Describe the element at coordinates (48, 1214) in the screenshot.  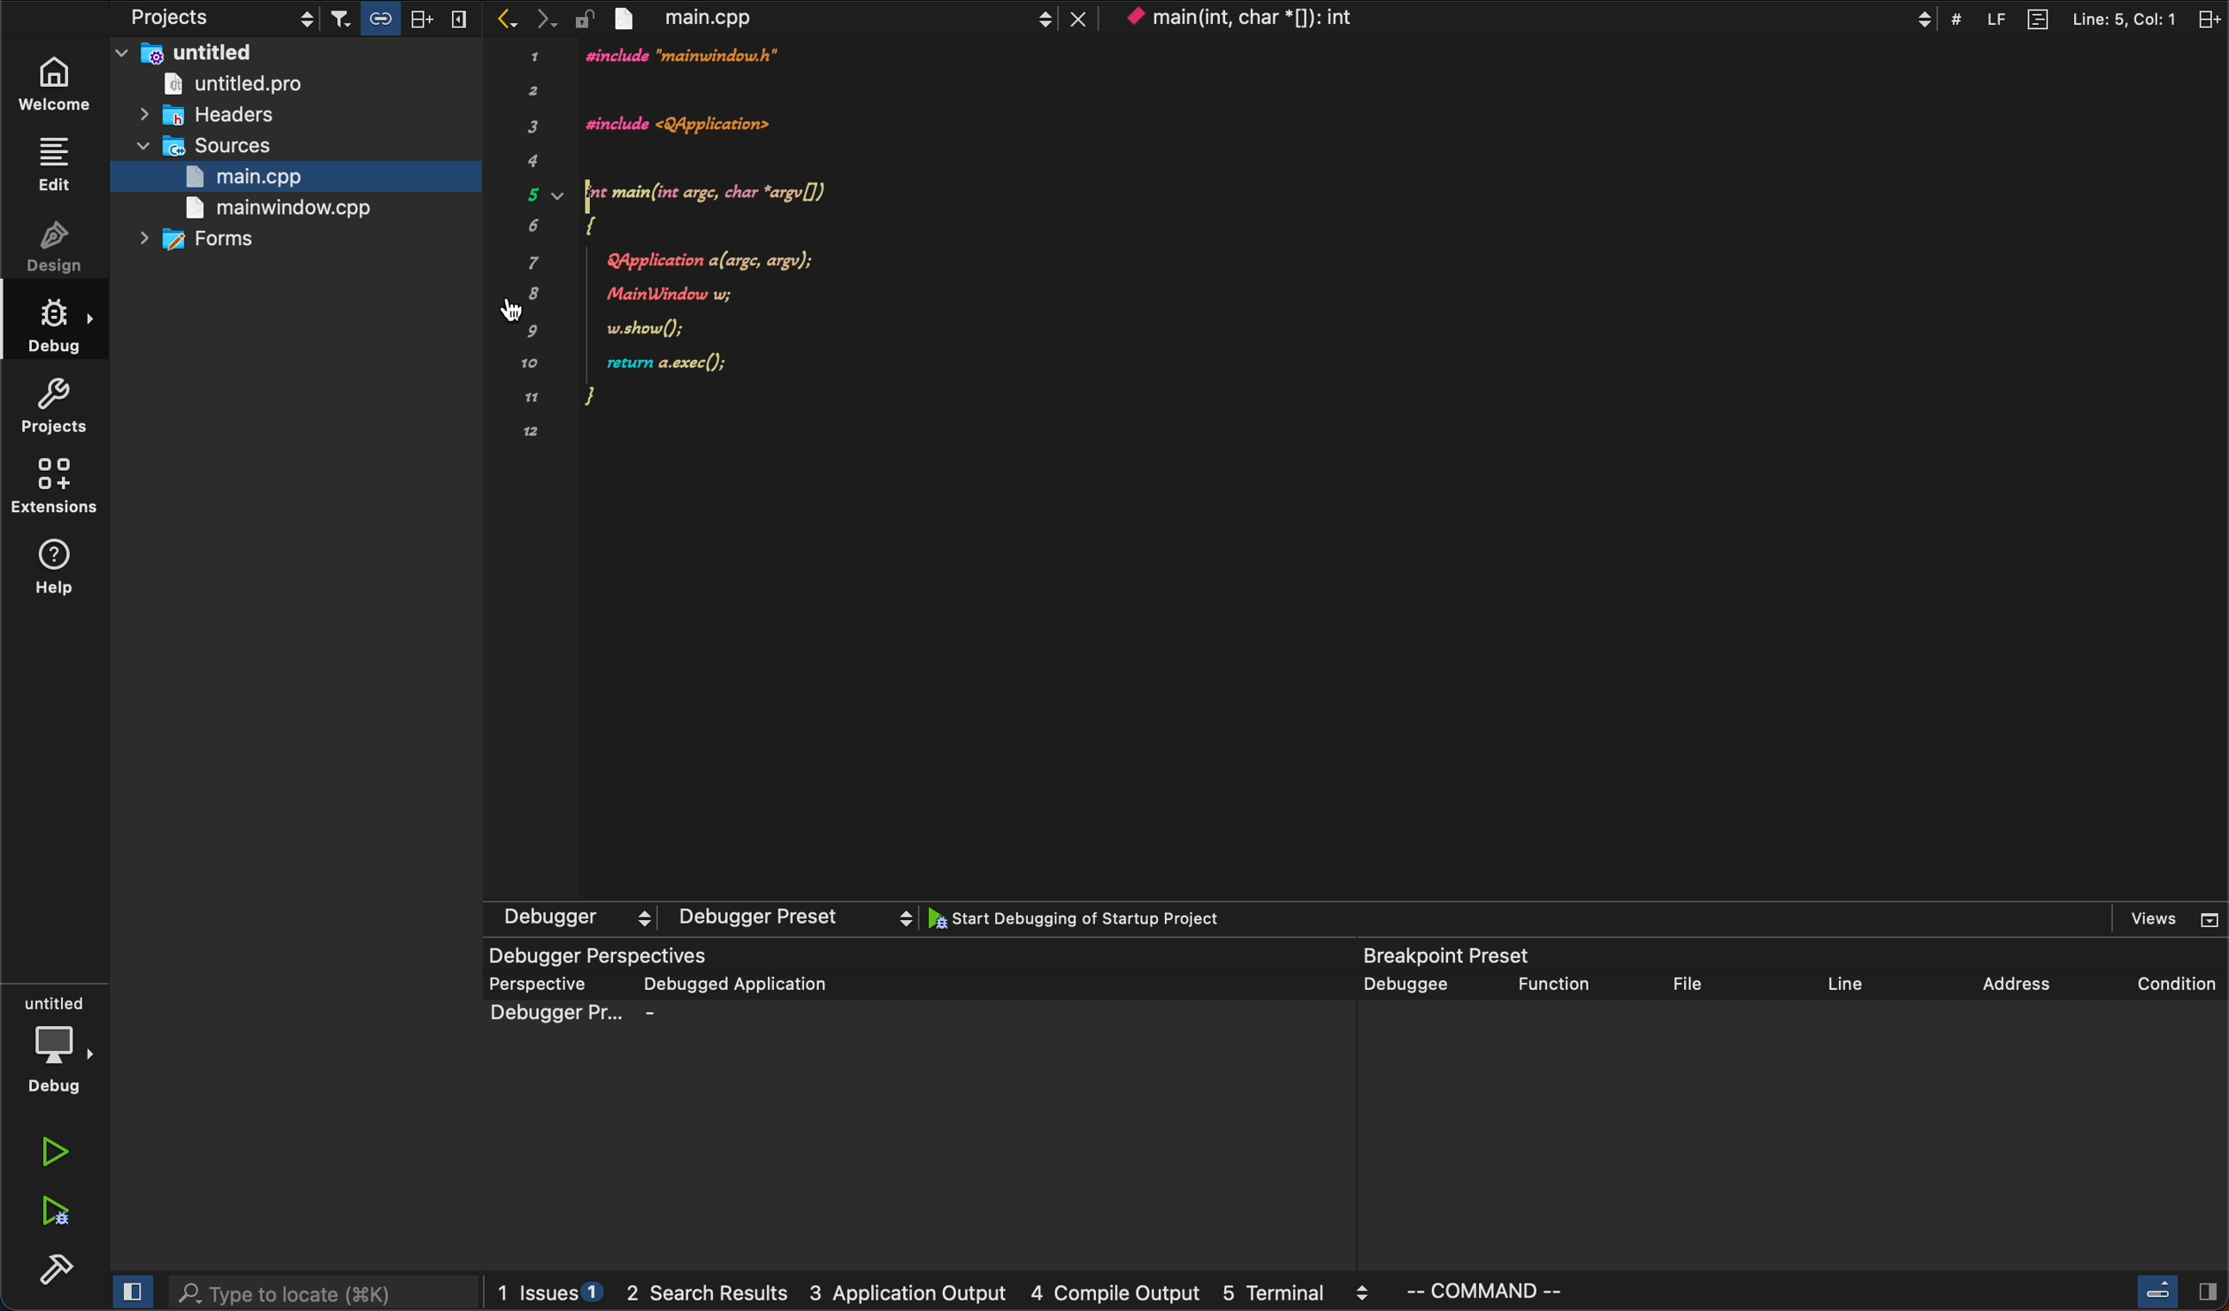
I see `run debug` at that location.